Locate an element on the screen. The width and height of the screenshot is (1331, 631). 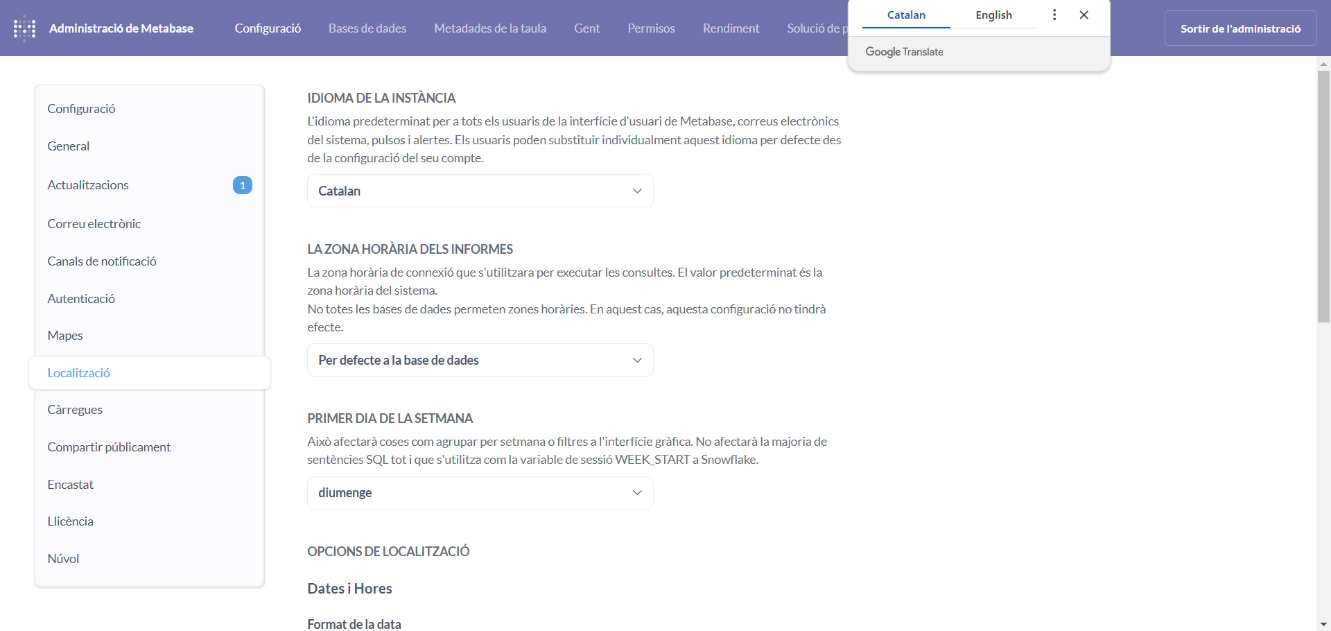
IDIOMA DE LA INSTANCIA

Lidioma predeterminat per a tots els usuaris de la interficie d'usuari de Metabase, correus electronics
del sistema, pulsos i alertes. Els usuaris poden substituir individualment aquest idioma per defecte des
de la configuracié del seu compte. is located at coordinates (585, 124).